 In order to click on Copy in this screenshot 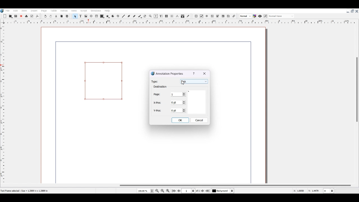, I will do `click(61, 16)`.